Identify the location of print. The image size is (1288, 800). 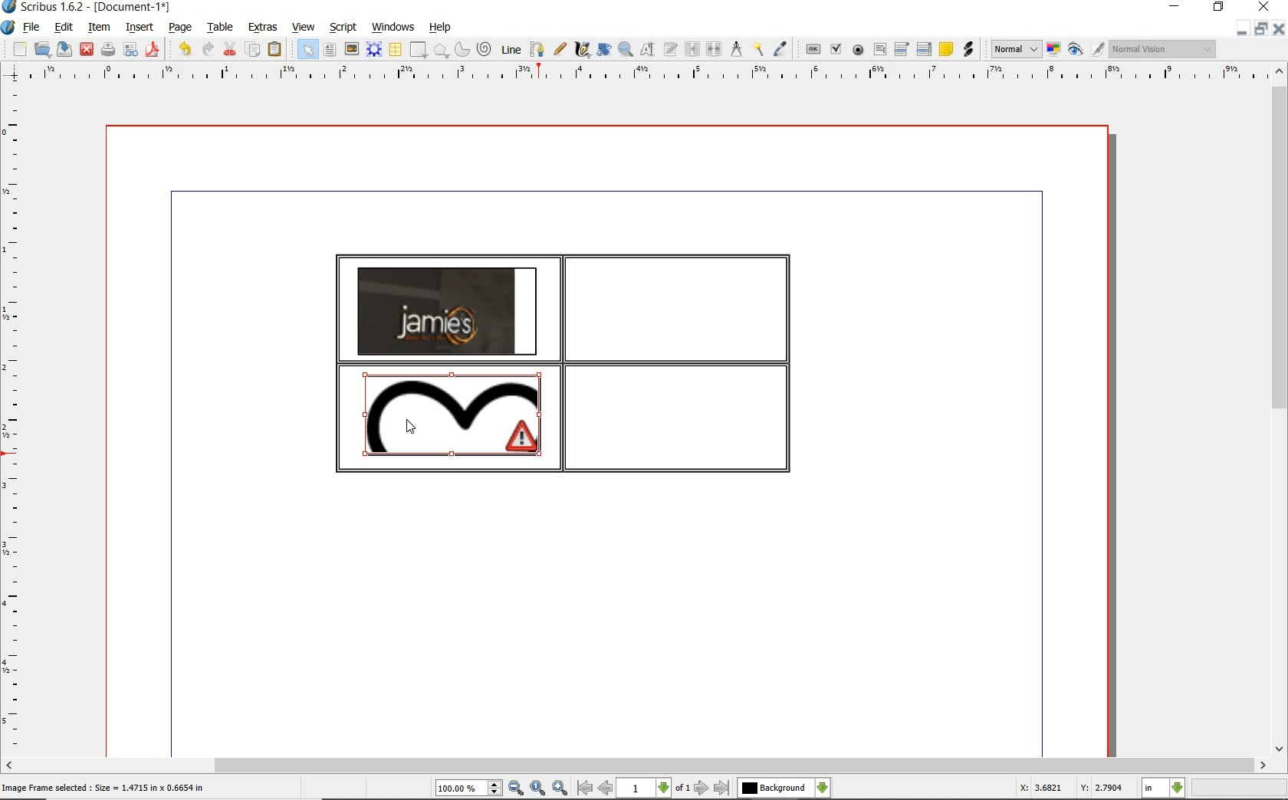
(107, 49).